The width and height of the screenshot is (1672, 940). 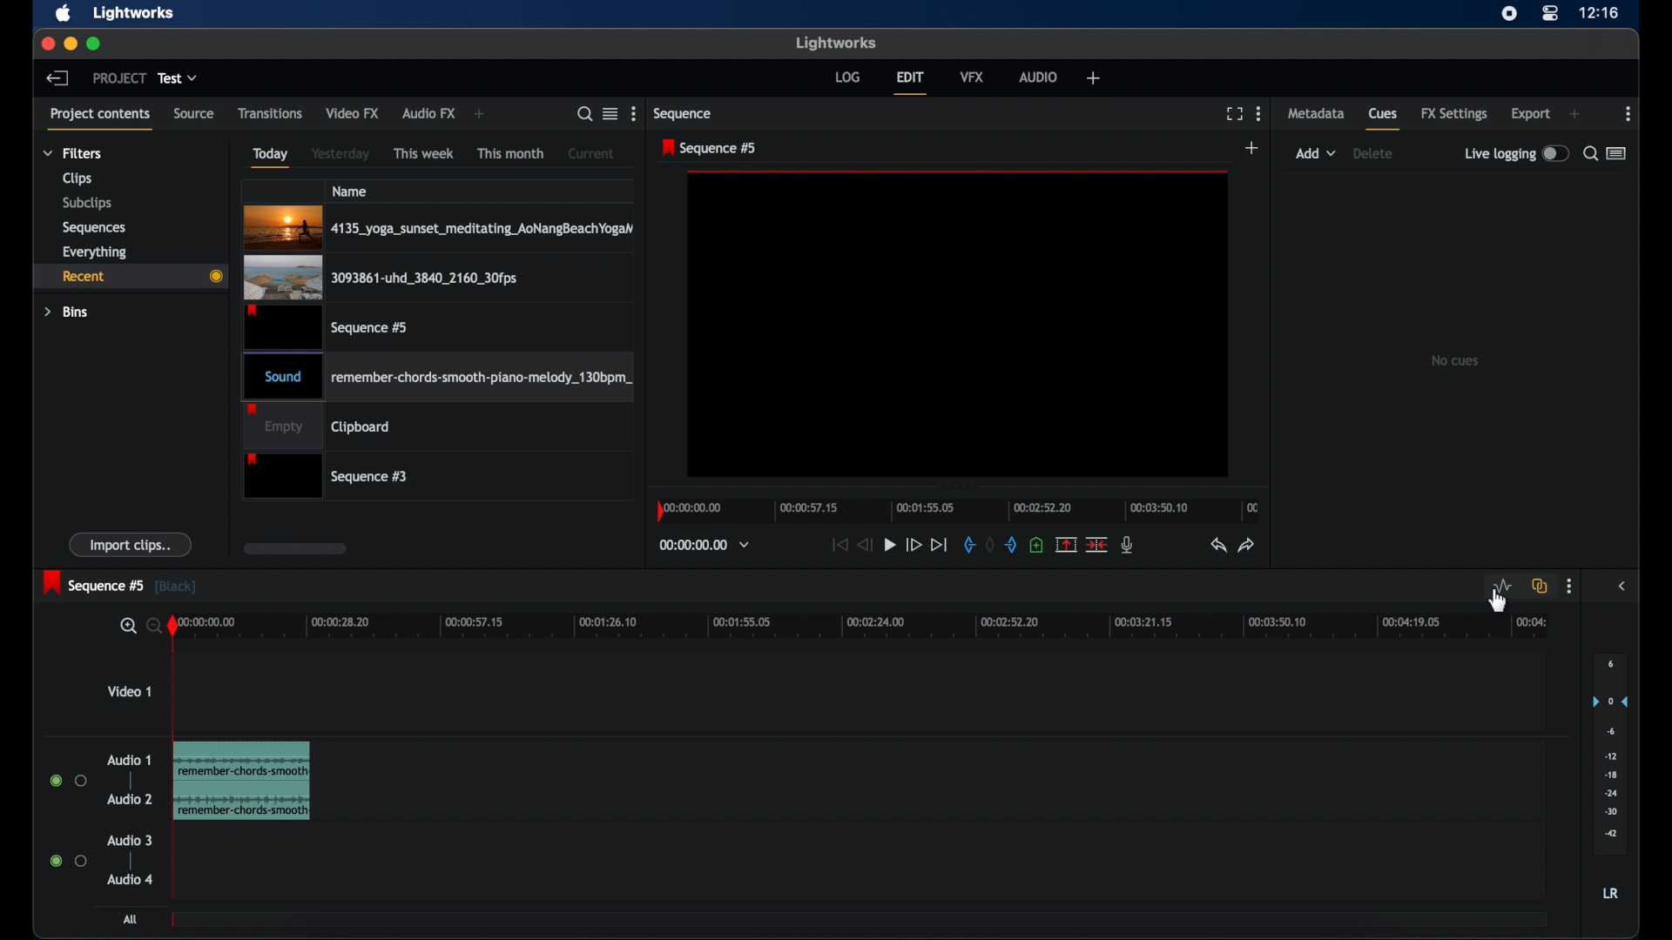 What do you see at coordinates (711, 147) in the screenshot?
I see `sequence #5` at bounding box center [711, 147].